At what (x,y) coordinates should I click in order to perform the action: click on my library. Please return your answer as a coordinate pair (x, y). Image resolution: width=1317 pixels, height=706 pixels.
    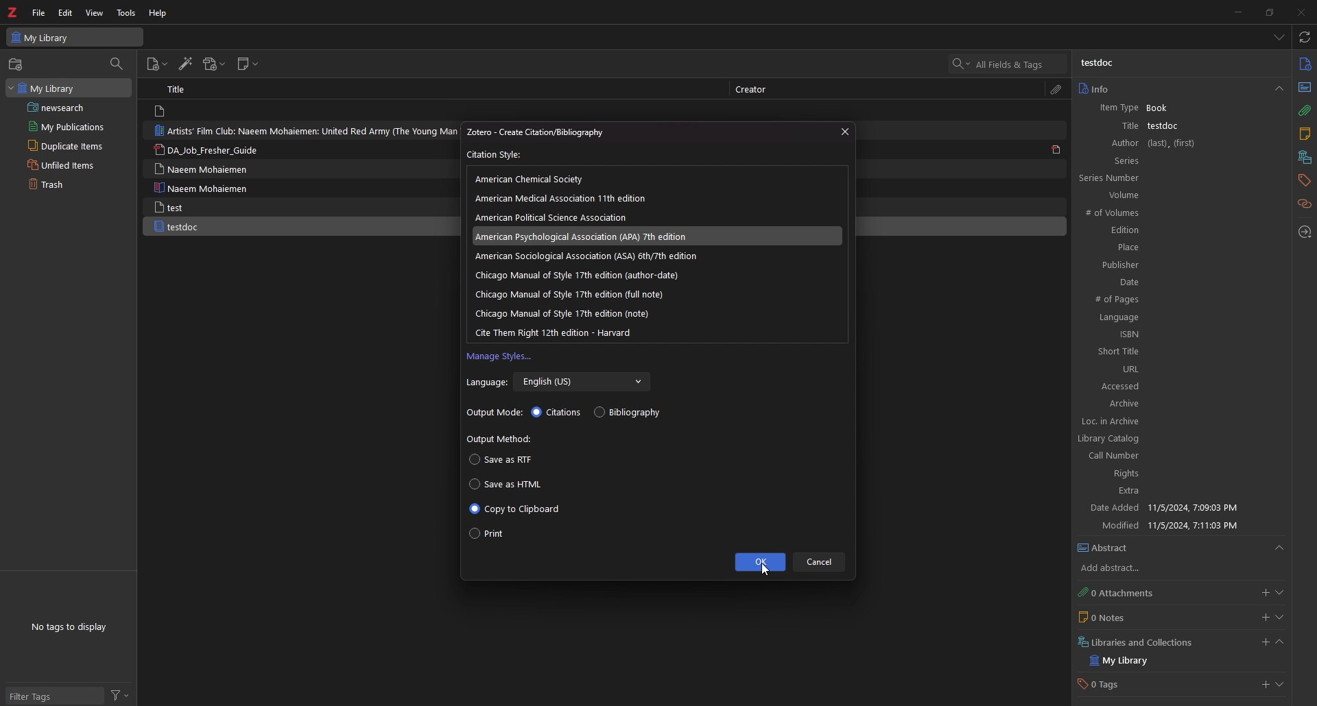
    Looking at the image, I should click on (67, 87).